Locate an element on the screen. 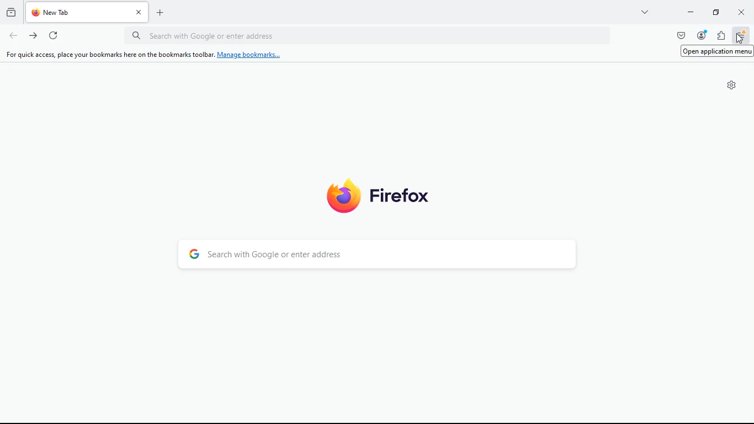 This screenshot has width=754, height=424. menu is located at coordinates (742, 36).